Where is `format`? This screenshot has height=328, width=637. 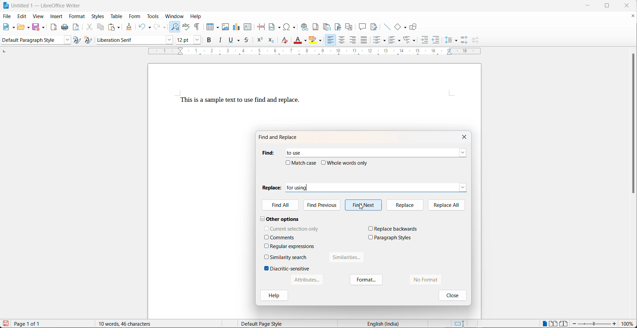
format is located at coordinates (367, 280).